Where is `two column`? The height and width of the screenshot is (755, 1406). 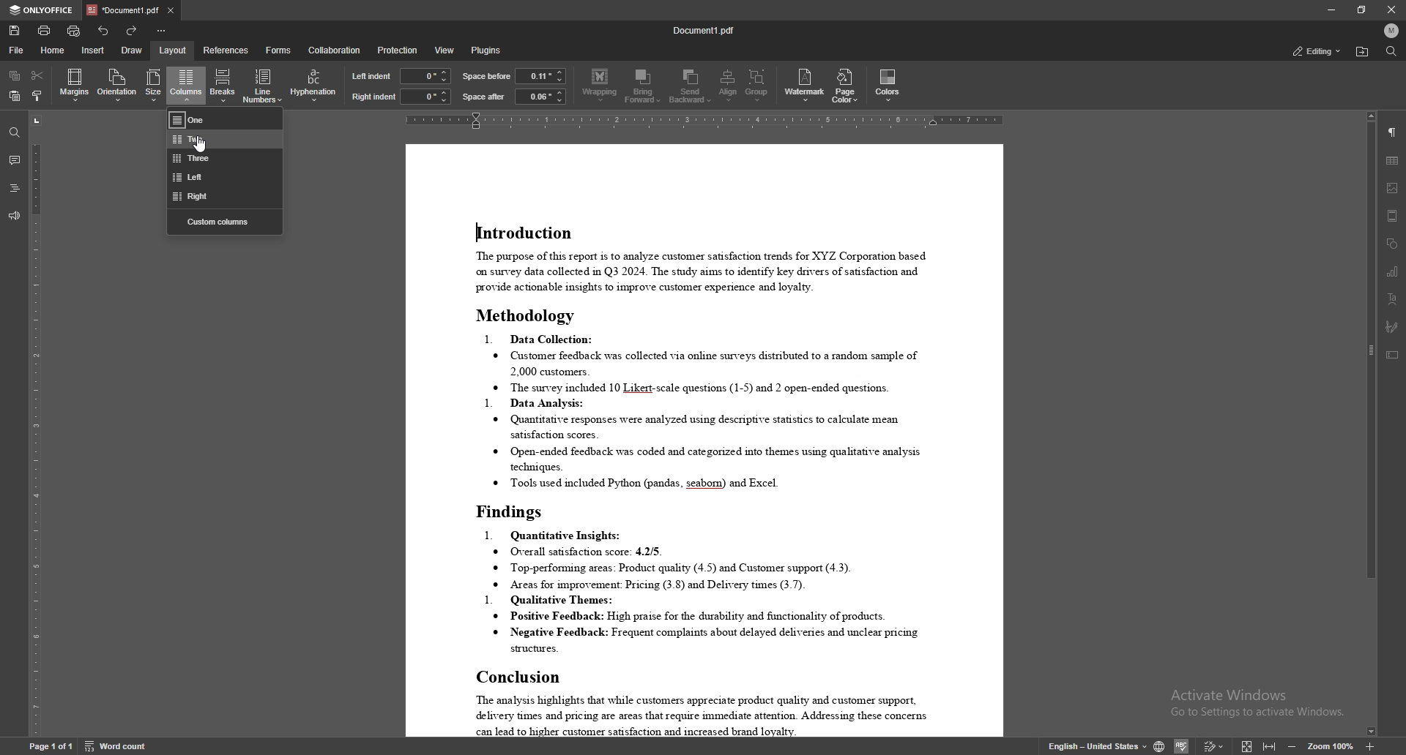
two column is located at coordinates (226, 140).